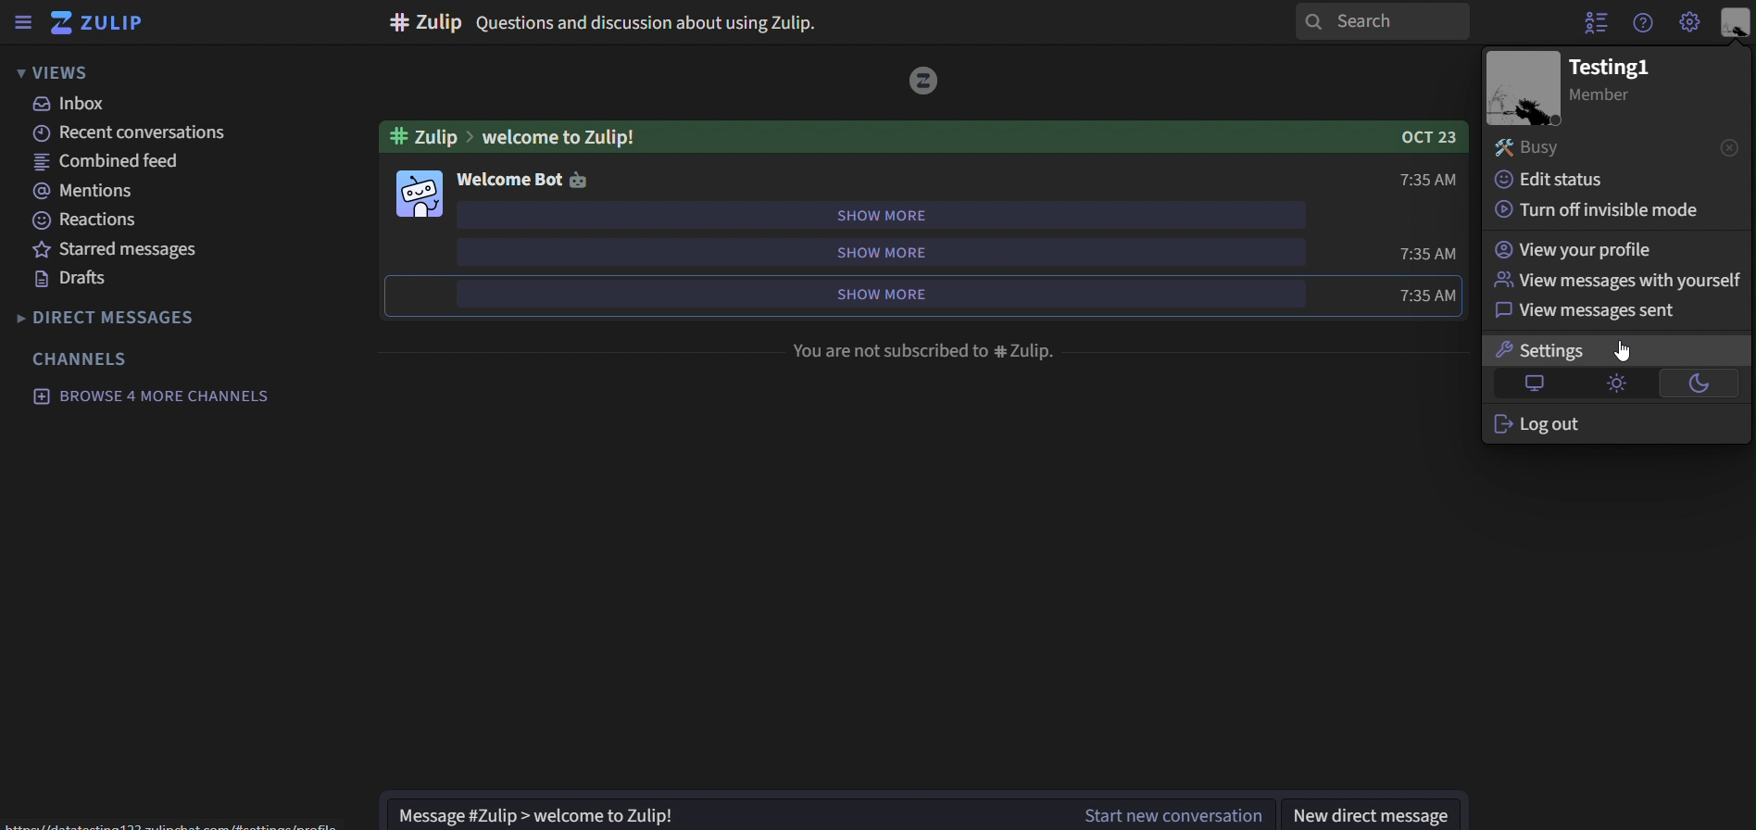 The width and height of the screenshot is (1756, 830). I want to click on direct messages, so click(132, 317).